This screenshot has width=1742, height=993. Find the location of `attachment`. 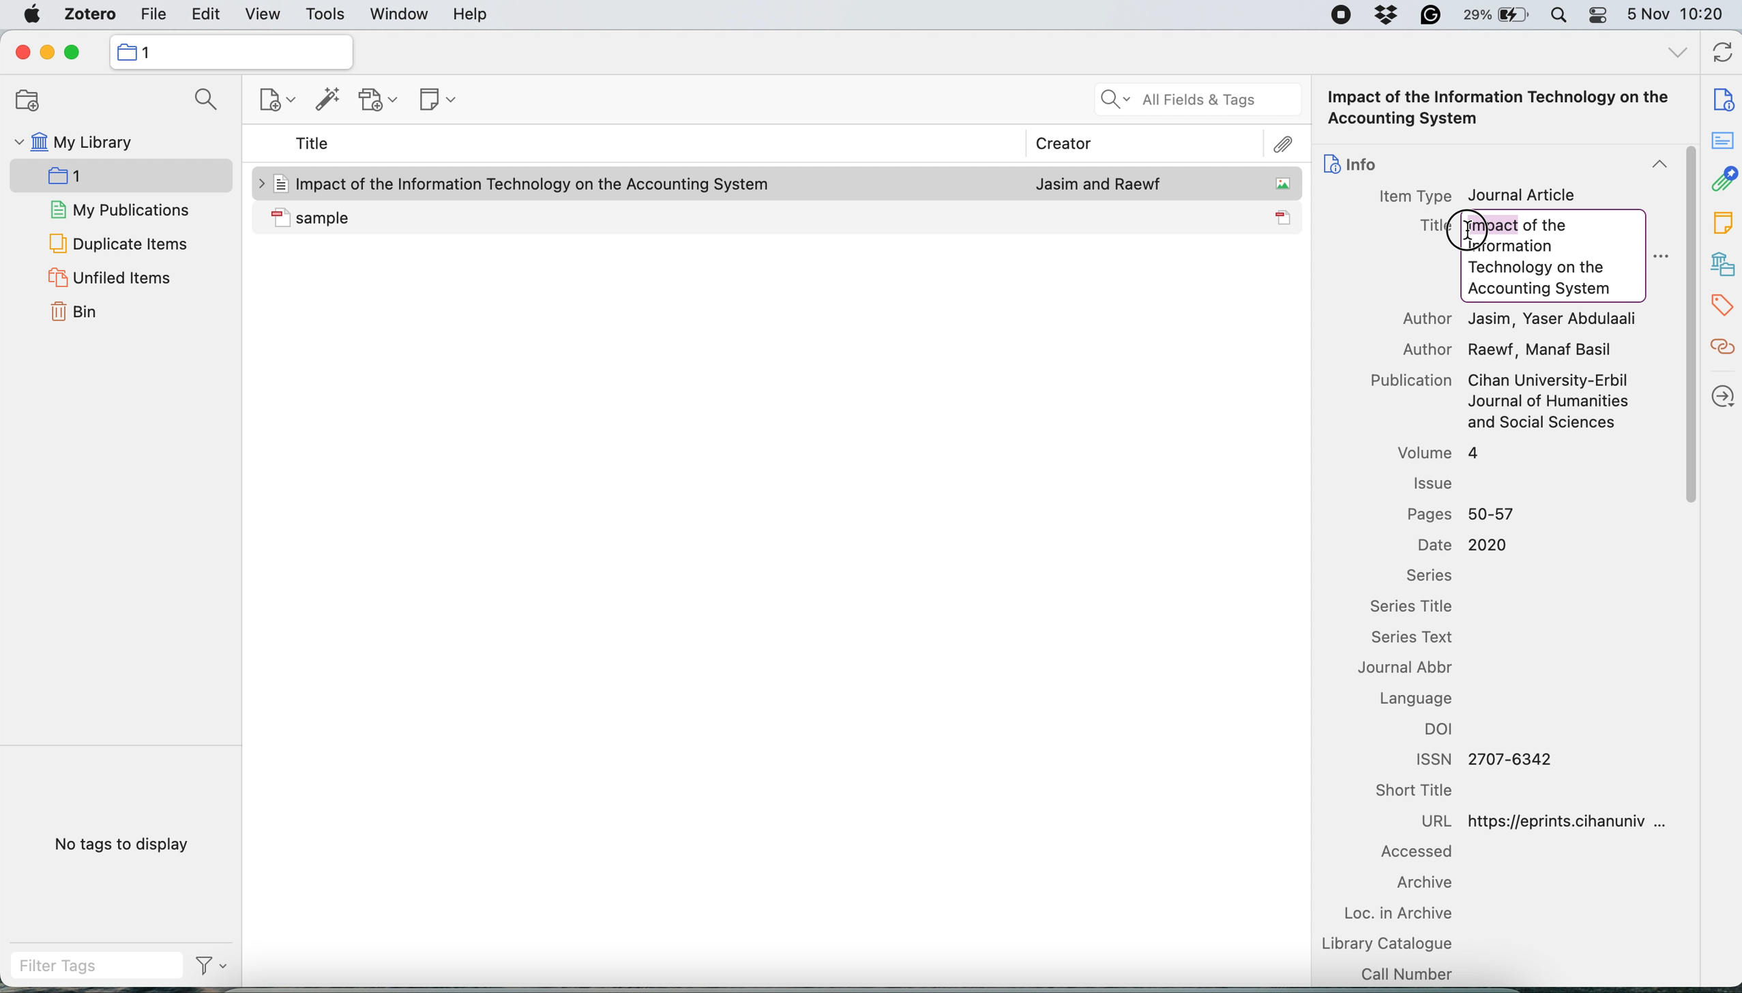

attachment is located at coordinates (1722, 180).